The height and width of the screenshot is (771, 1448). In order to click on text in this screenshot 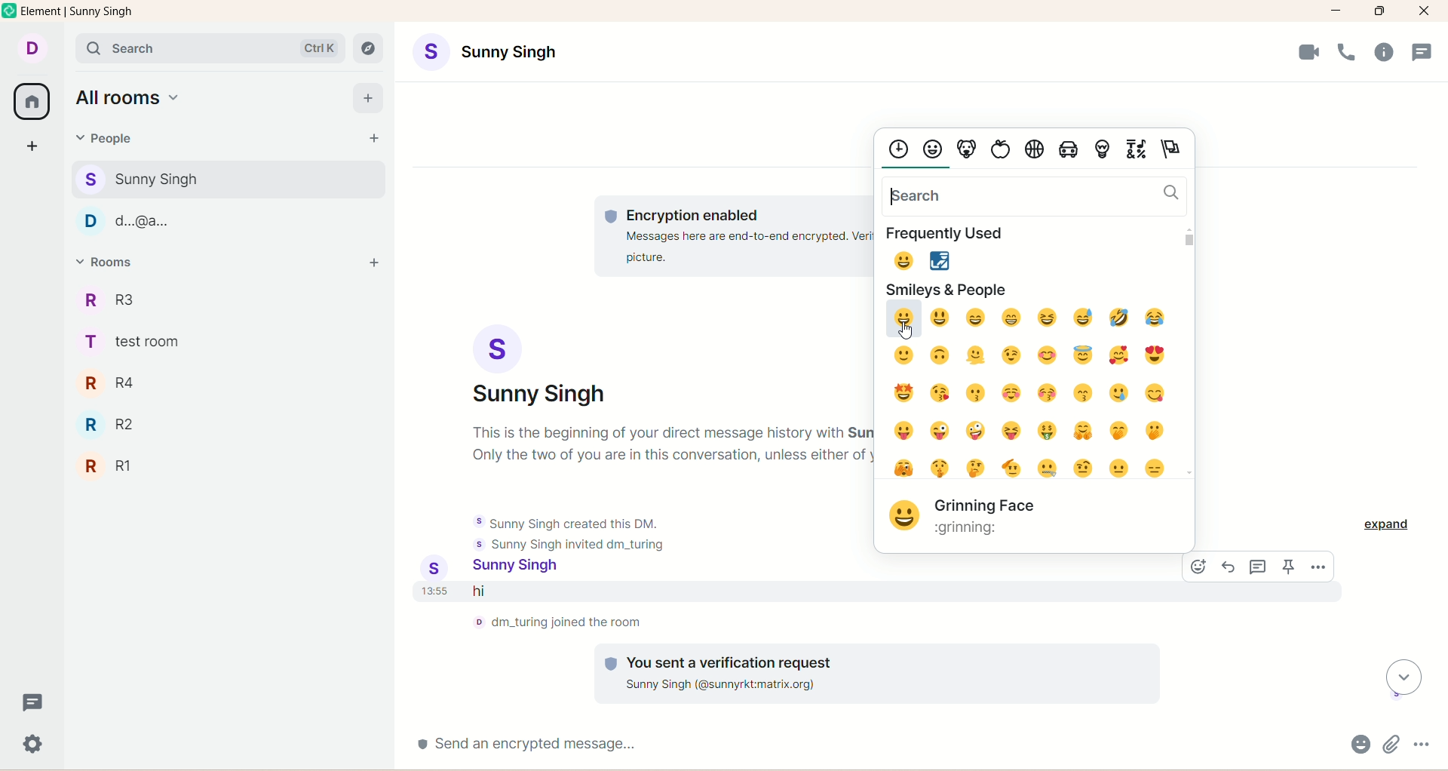, I will do `click(671, 444)`.